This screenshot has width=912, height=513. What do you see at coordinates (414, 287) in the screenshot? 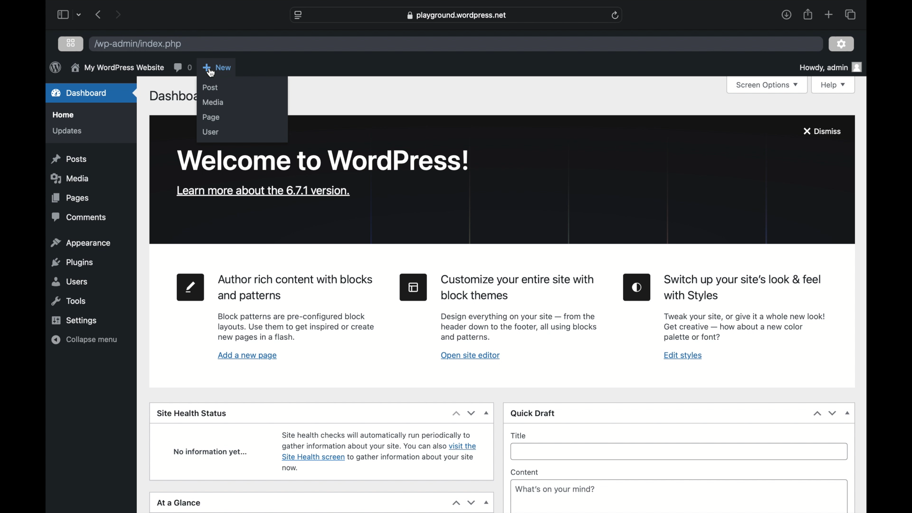
I see `site editor` at bounding box center [414, 287].